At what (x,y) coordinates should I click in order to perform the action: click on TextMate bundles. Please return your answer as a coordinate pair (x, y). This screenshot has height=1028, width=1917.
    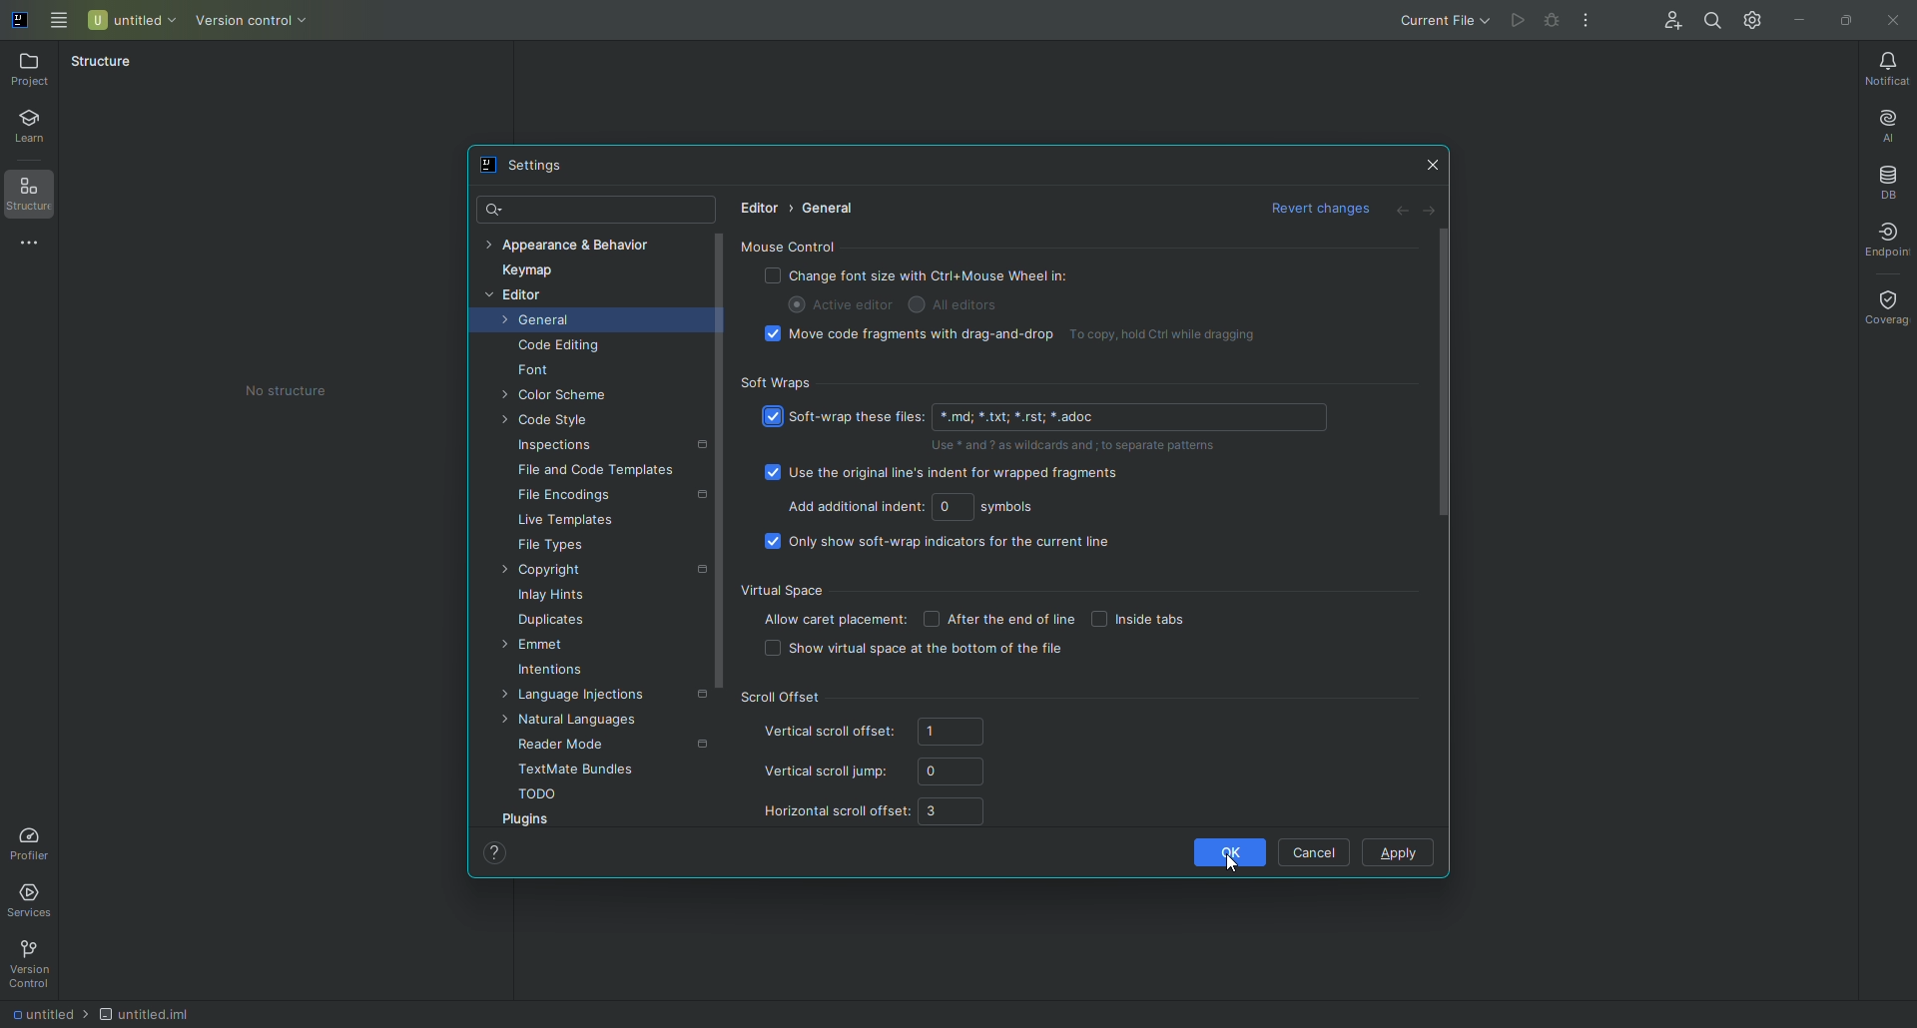
    Looking at the image, I should click on (580, 770).